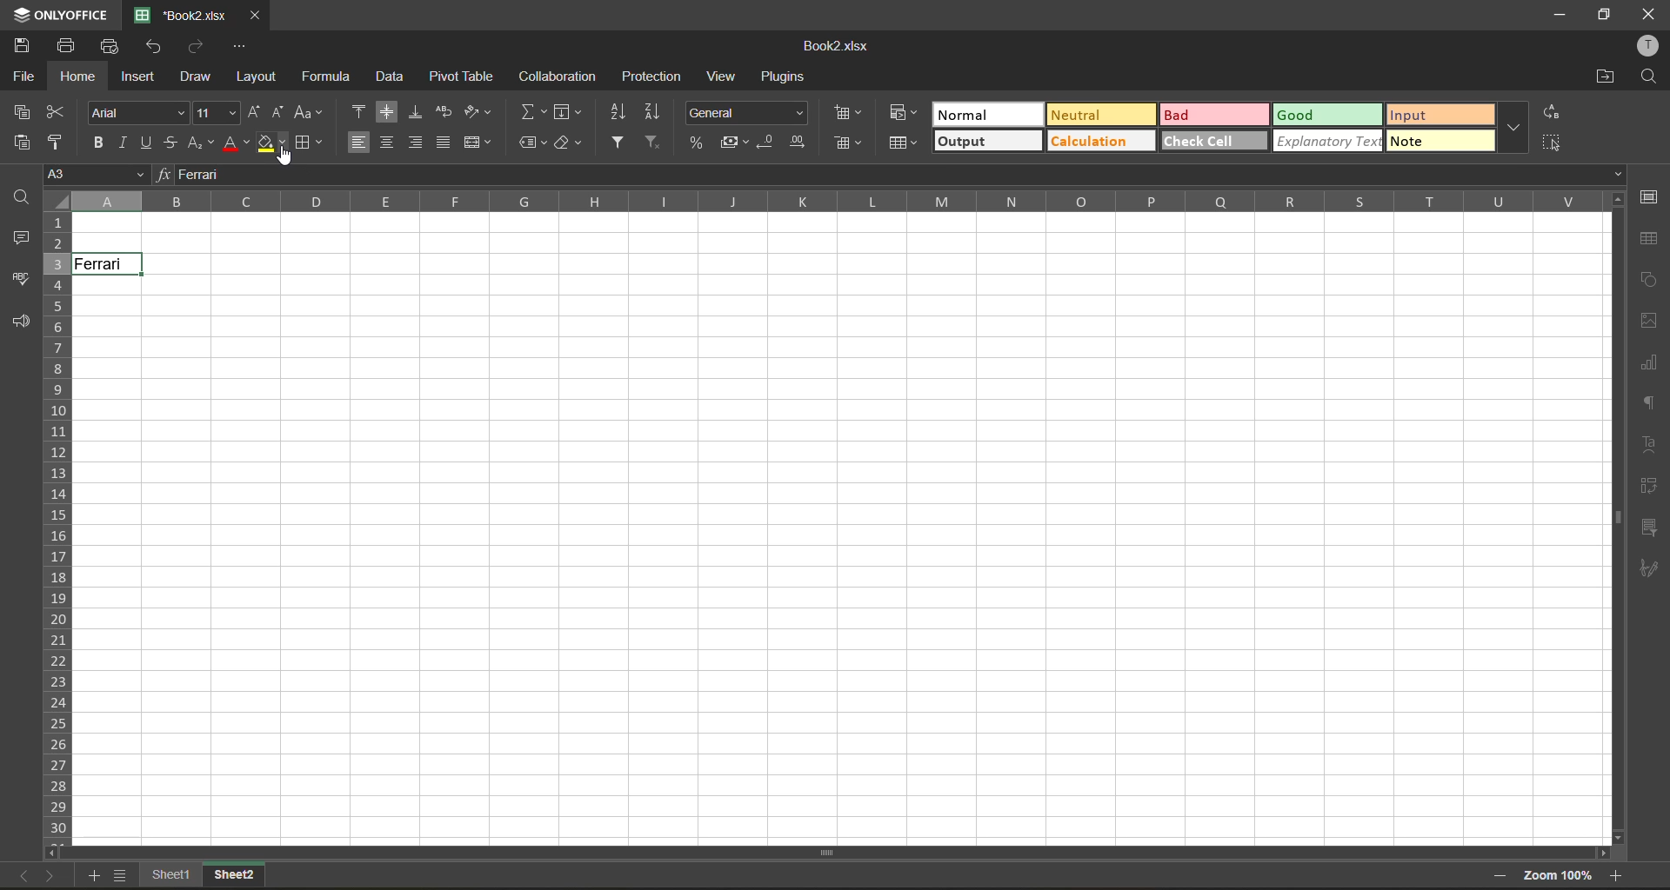 Image resolution: width=1670 pixels, height=890 pixels. Describe the element at coordinates (1555, 114) in the screenshot. I see `replace` at that location.